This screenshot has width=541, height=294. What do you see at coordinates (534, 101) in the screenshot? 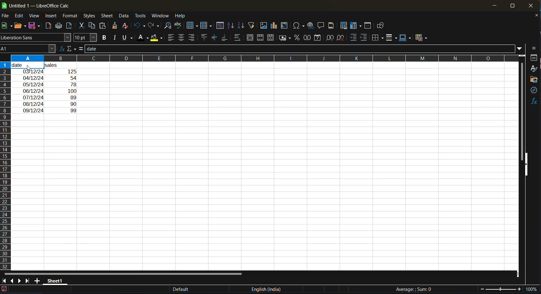
I see `functions` at bounding box center [534, 101].